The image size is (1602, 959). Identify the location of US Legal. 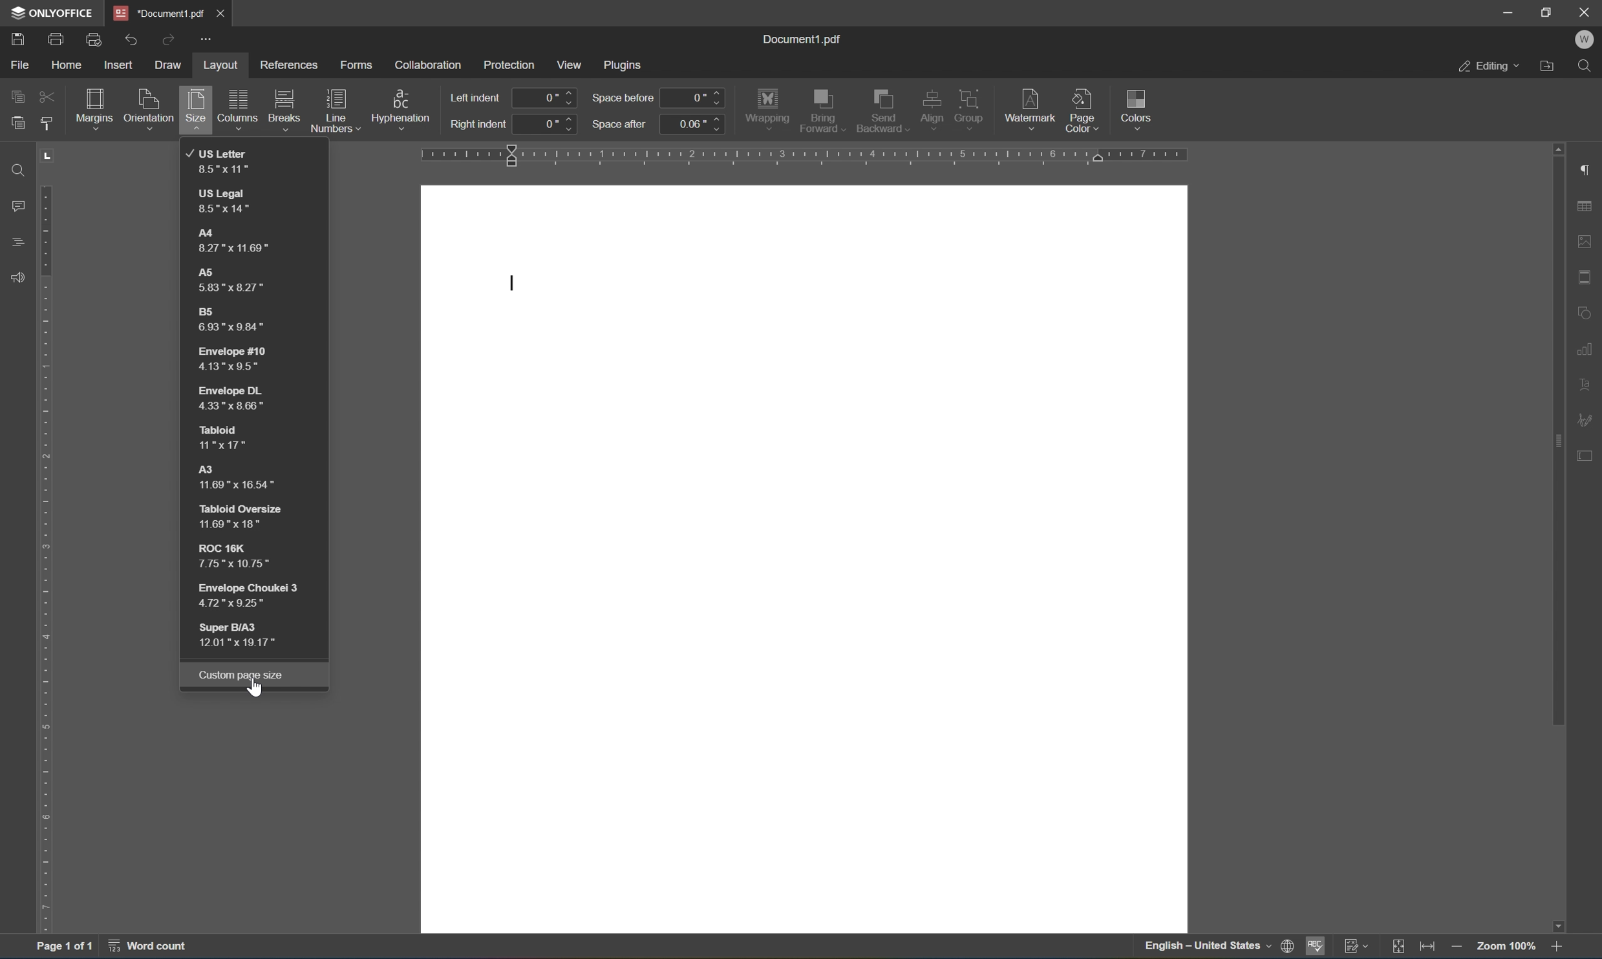
(225, 202).